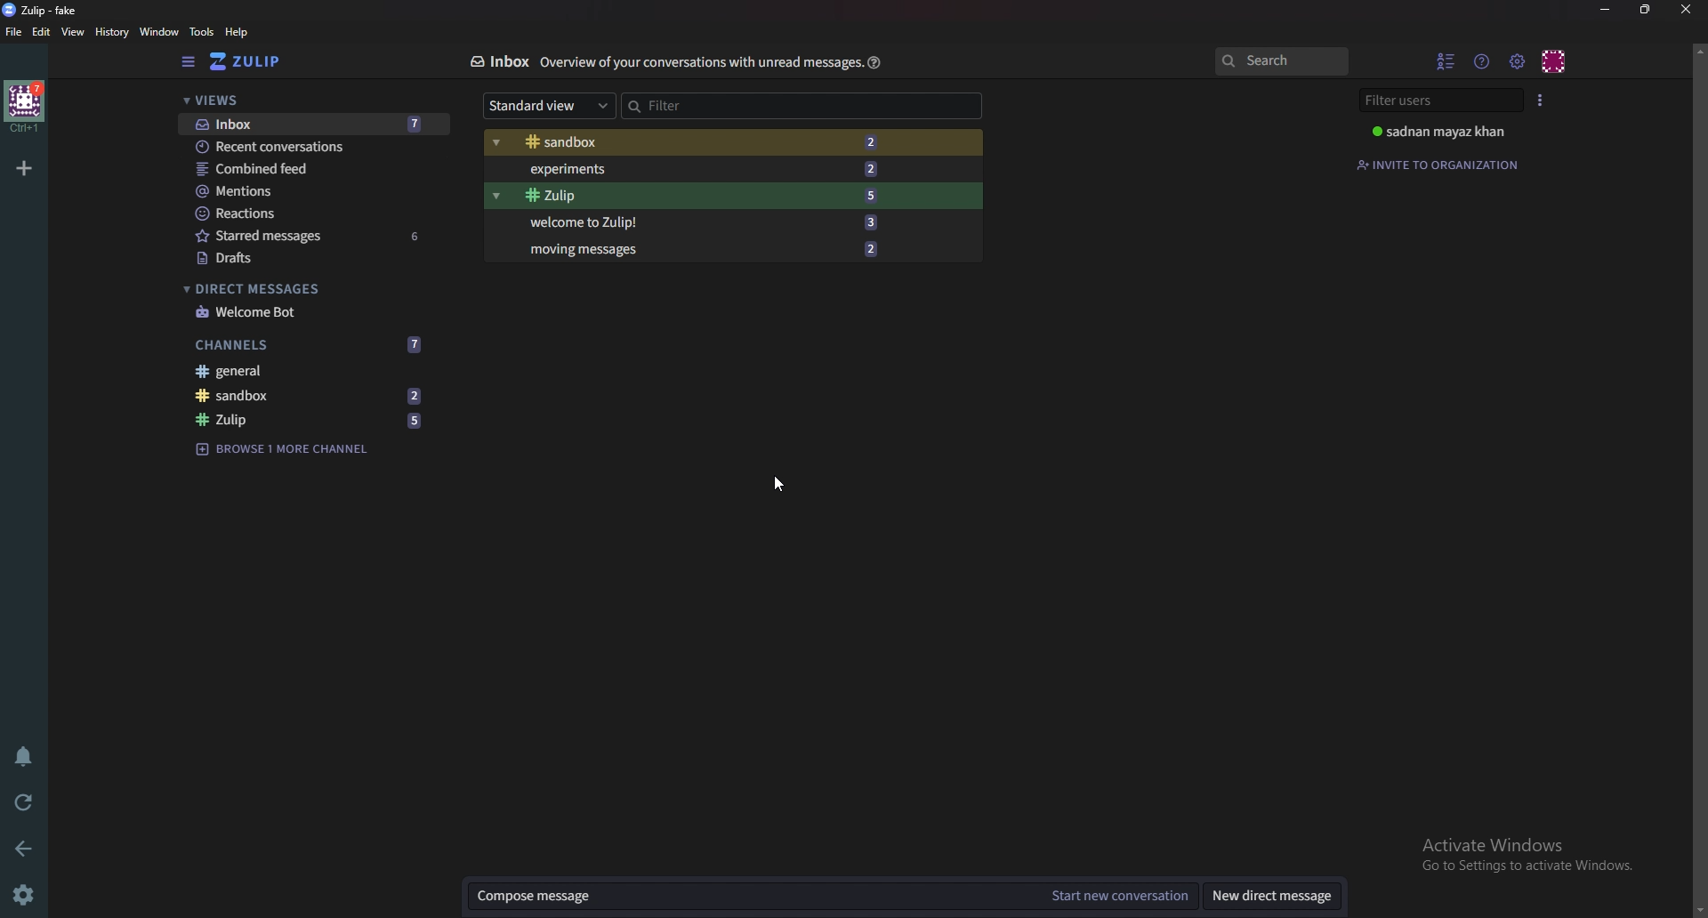 Image resolution: width=1708 pixels, height=918 pixels. What do you see at coordinates (22, 897) in the screenshot?
I see `Settings` at bounding box center [22, 897].